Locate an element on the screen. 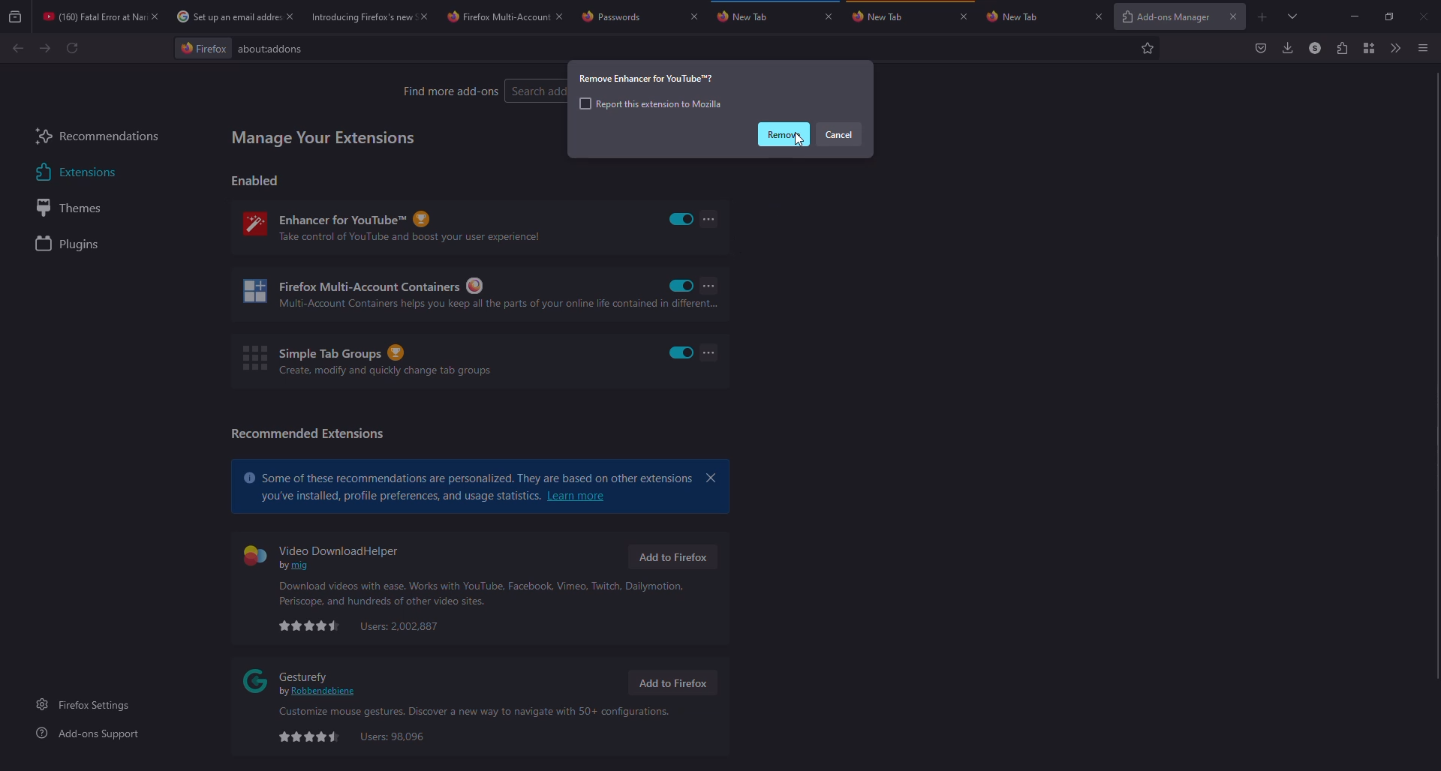 Image resolution: width=1441 pixels, height=771 pixels. view recent is located at coordinates (16, 16).